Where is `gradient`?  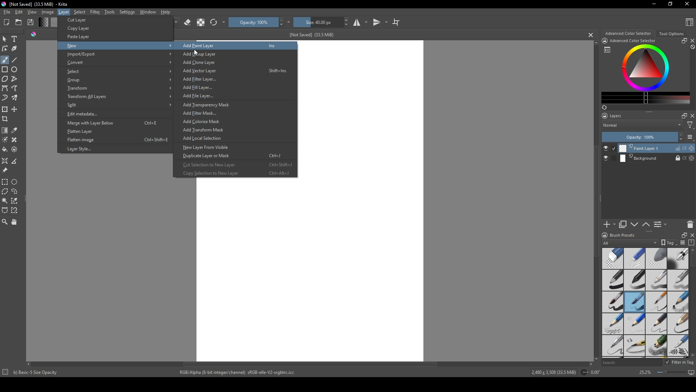
gradient is located at coordinates (5, 130).